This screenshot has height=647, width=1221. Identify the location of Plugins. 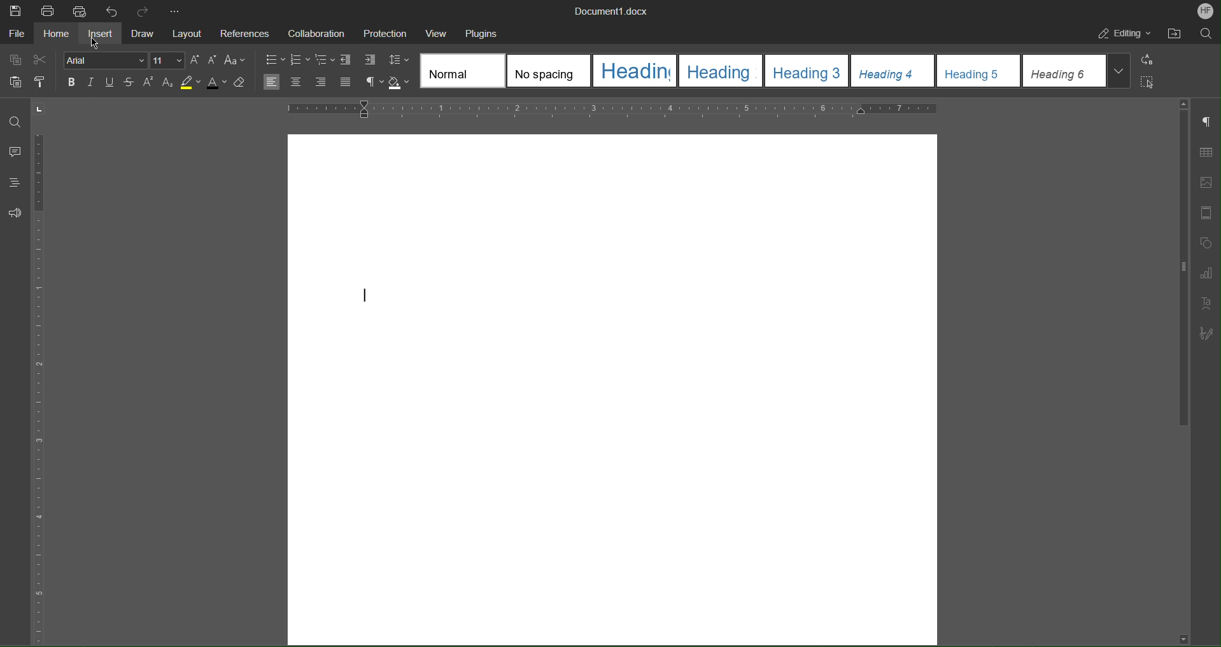
(484, 31).